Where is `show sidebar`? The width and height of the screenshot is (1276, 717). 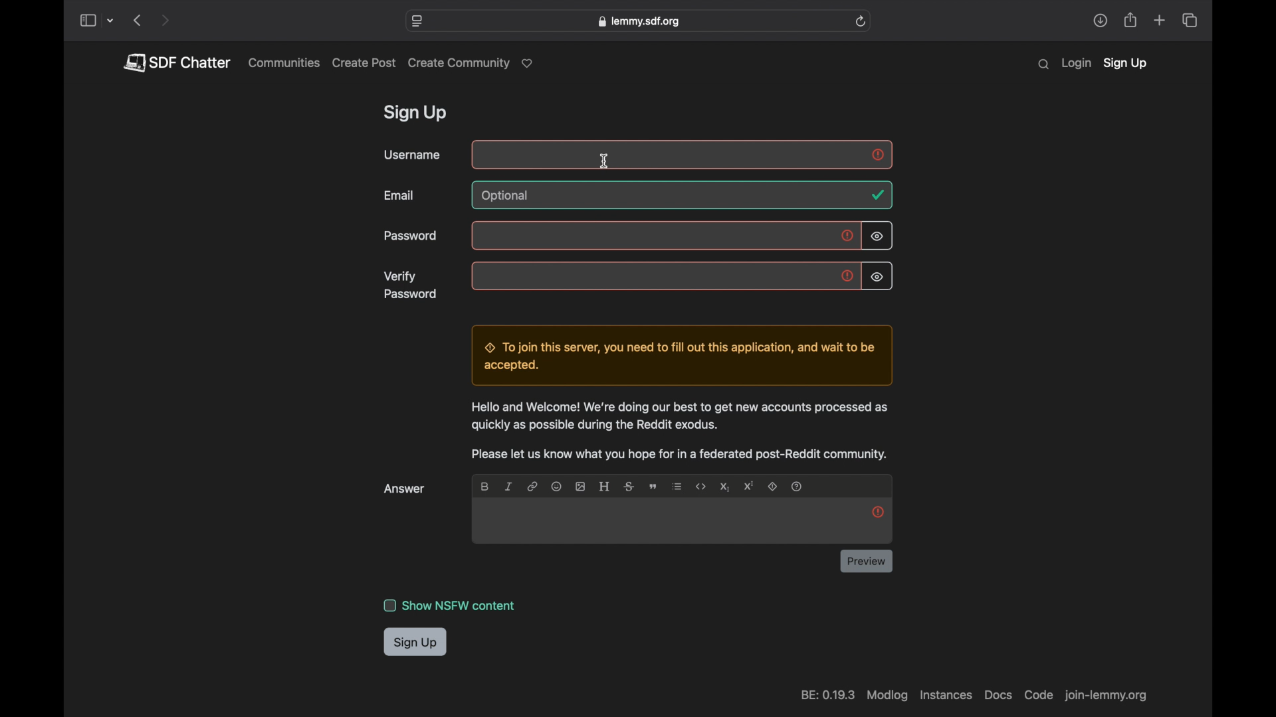 show sidebar is located at coordinates (87, 21).